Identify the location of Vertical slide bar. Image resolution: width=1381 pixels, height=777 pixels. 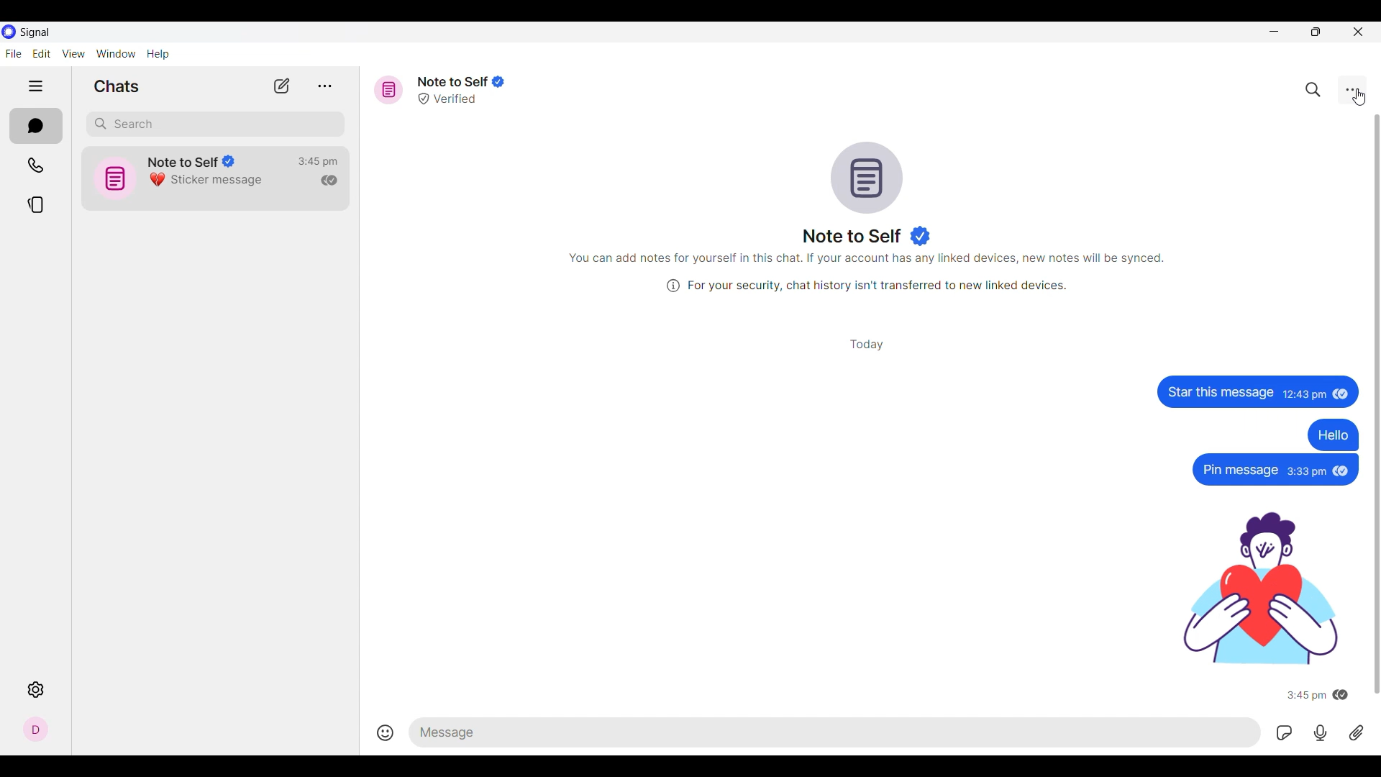
(1377, 404).